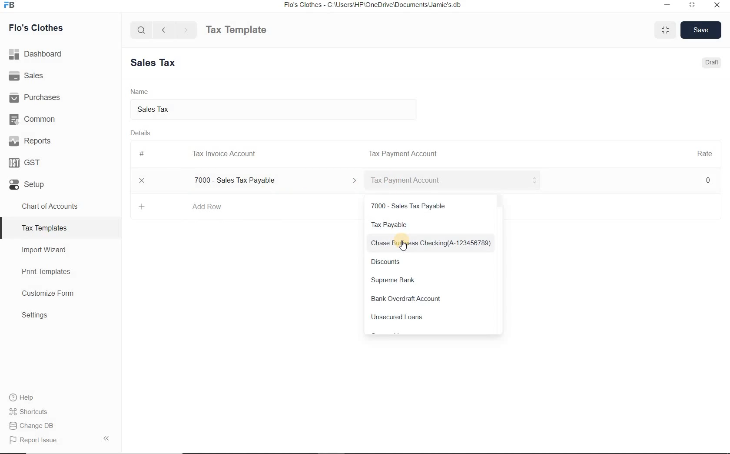 The width and height of the screenshot is (730, 454). What do you see at coordinates (277, 109) in the screenshot?
I see `Sales tax` at bounding box center [277, 109].